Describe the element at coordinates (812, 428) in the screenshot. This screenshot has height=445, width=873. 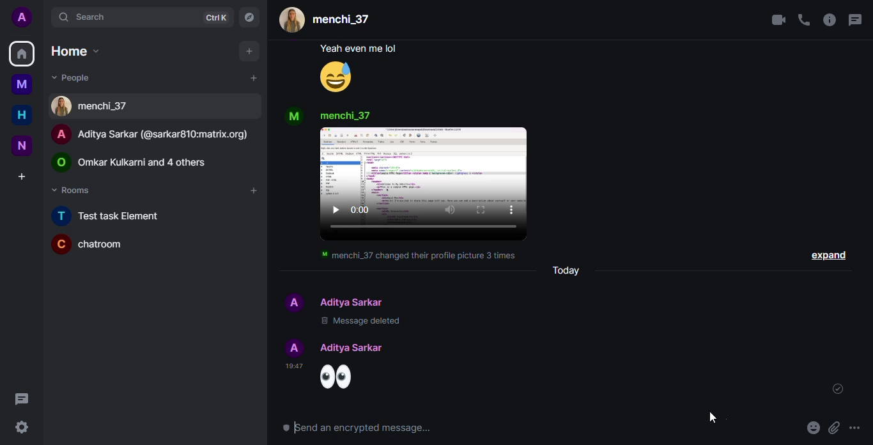
I see `emoji` at that location.